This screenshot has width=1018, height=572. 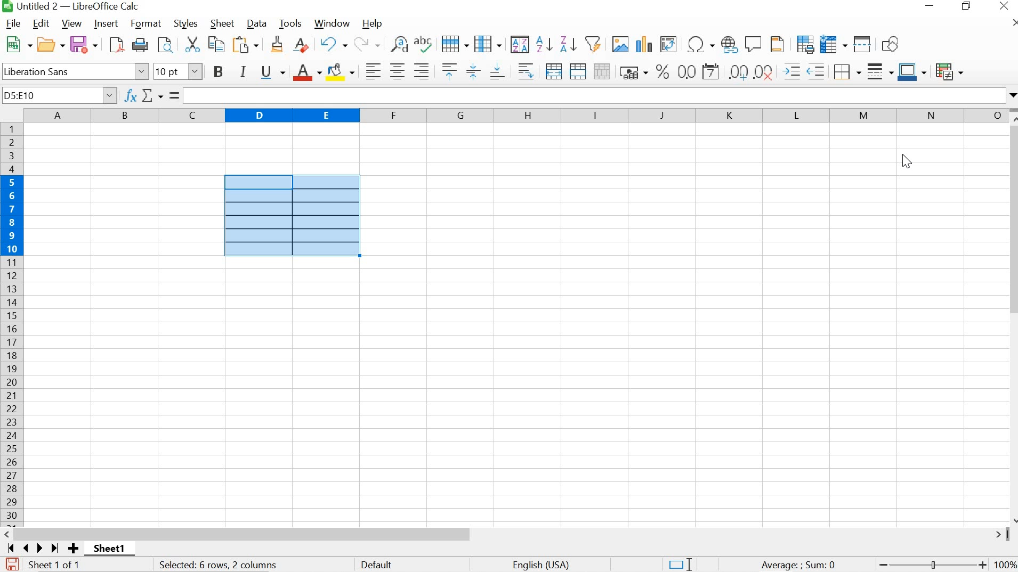 What do you see at coordinates (272, 72) in the screenshot?
I see `UNDERLINE` at bounding box center [272, 72].